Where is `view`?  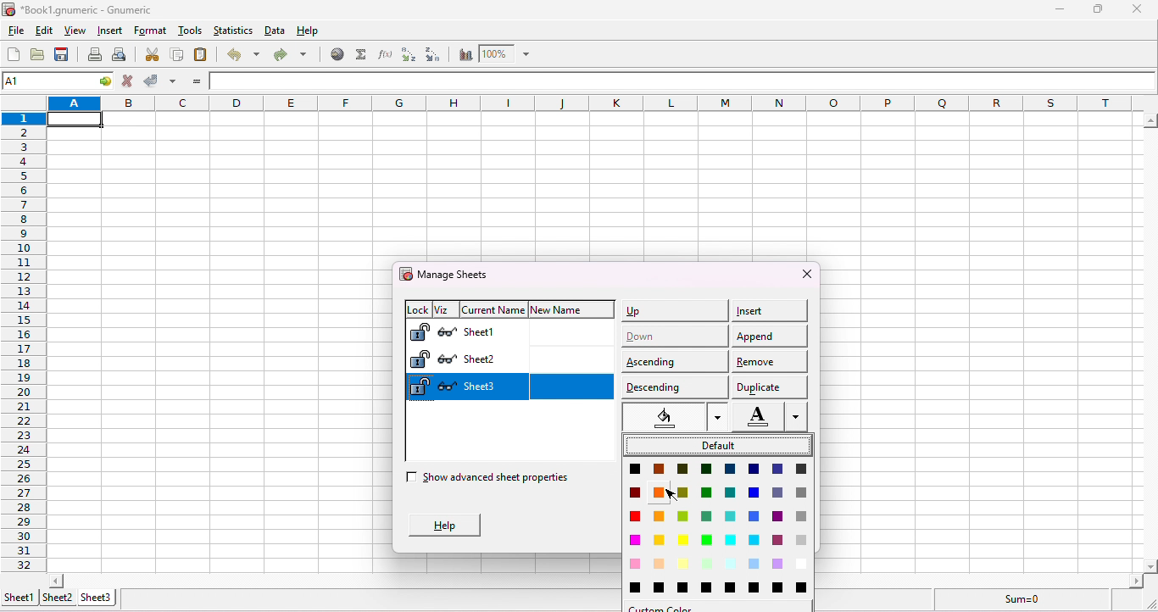 view is located at coordinates (74, 31).